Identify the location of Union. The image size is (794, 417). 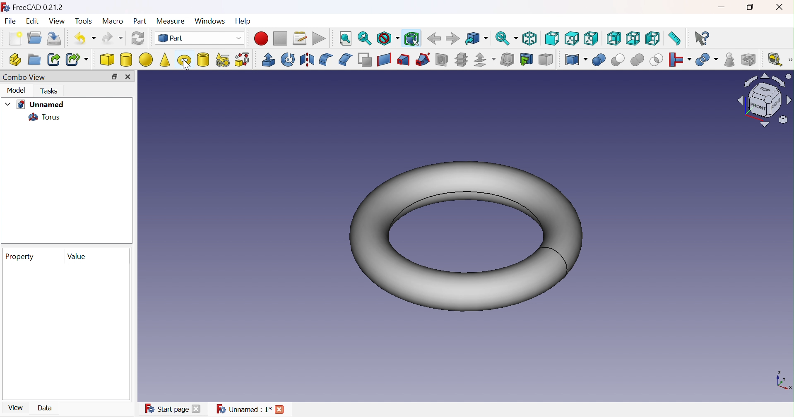
(637, 60).